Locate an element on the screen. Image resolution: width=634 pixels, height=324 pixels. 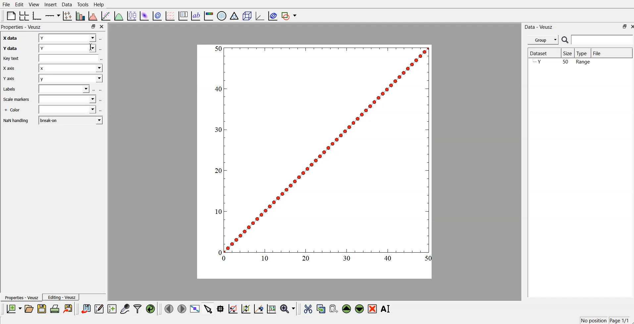
Help is located at coordinates (99, 5).